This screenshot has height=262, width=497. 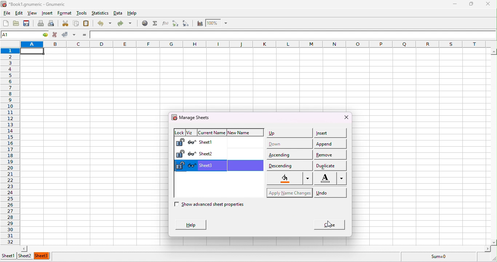 I want to click on ascending, so click(x=289, y=153).